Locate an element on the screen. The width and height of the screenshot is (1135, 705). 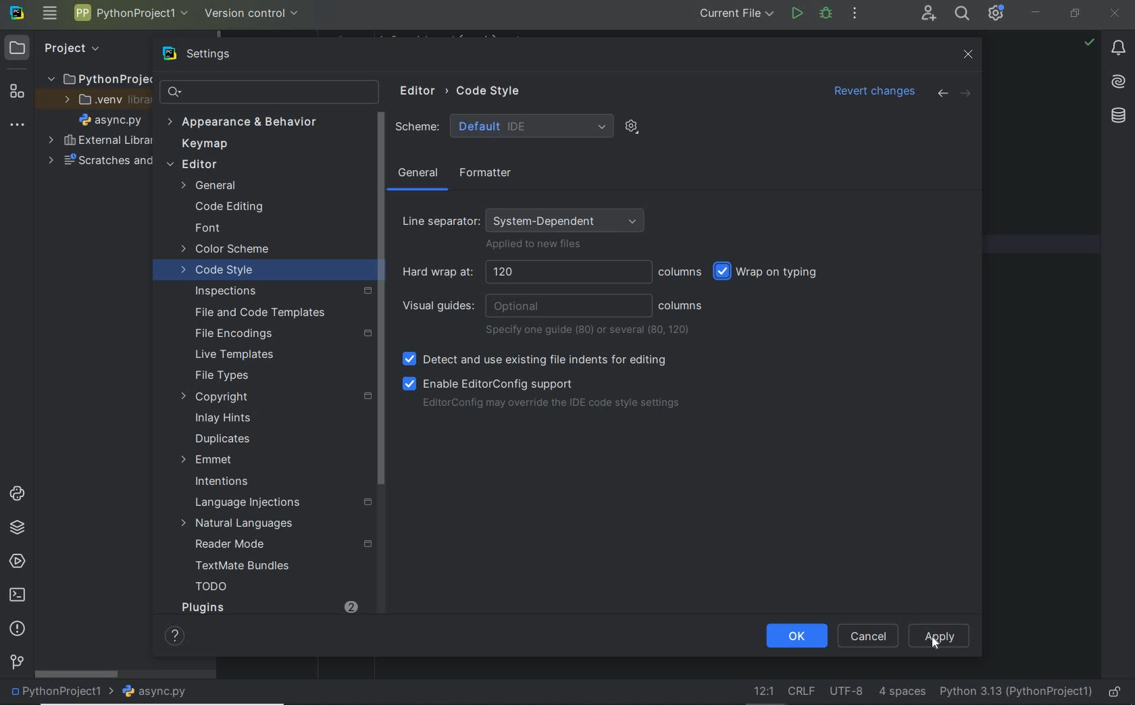
Code Editing is located at coordinates (231, 207).